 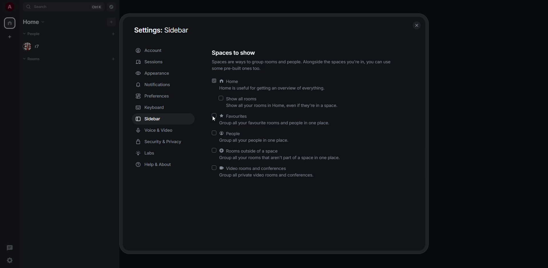 What do you see at coordinates (302, 65) in the screenshot?
I see `Spaces are ways to group rooms and people. Alongside the spaces you're in, you can use
‘some pre-built ones too.` at bounding box center [302, 65].